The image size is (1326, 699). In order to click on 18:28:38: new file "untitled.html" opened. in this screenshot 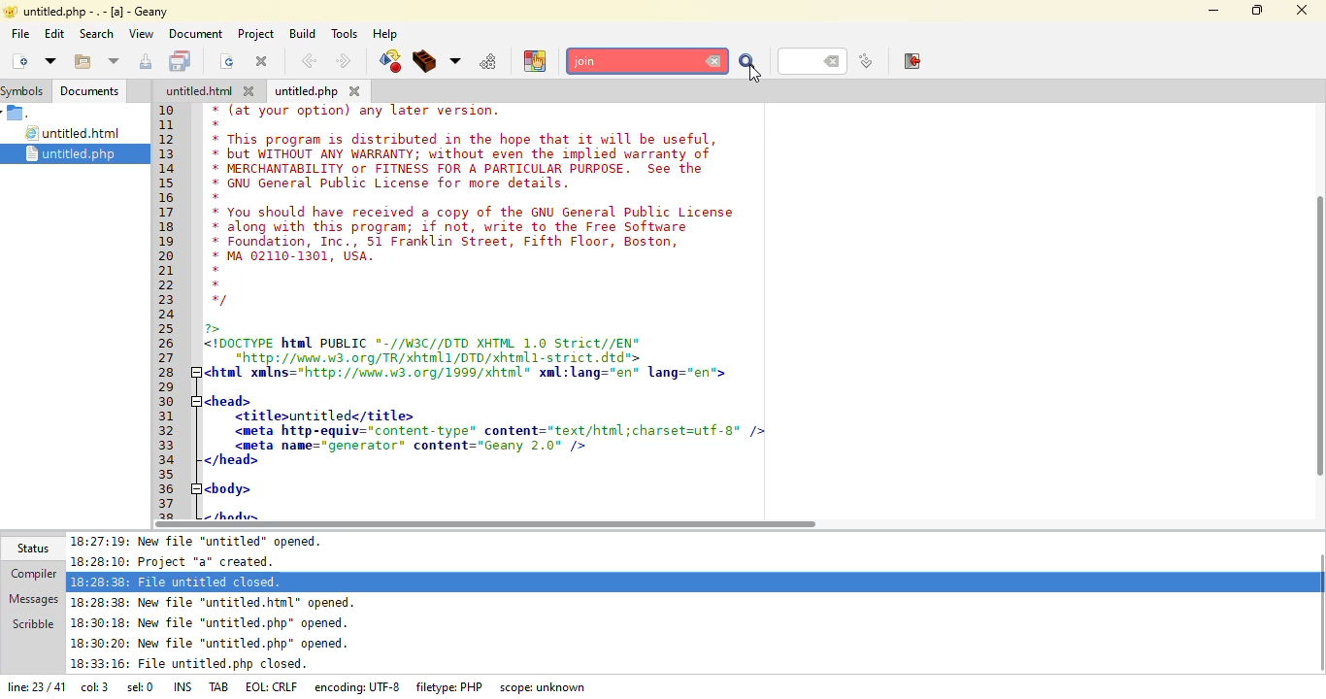, I will do `click(218, 602)`.